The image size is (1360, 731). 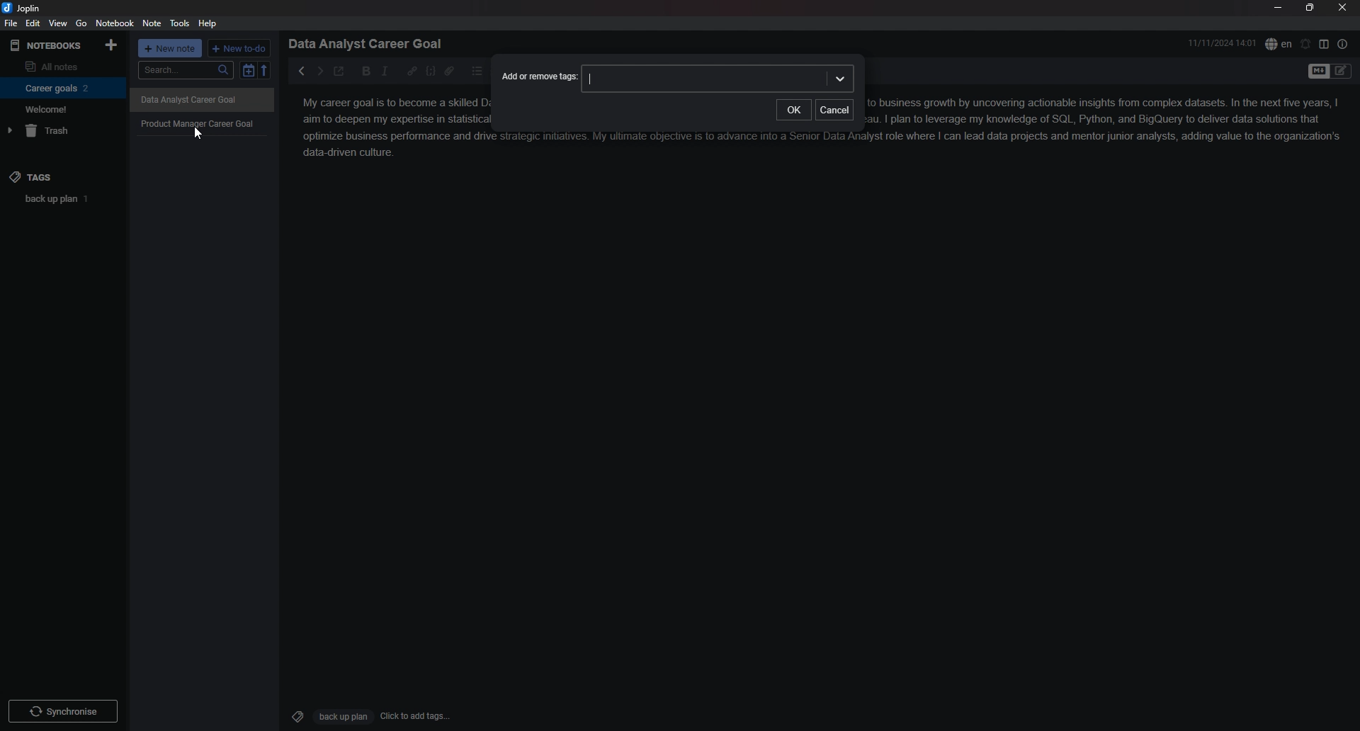 What do you see at coordinates (1342, 7) in the screenshot?
I see `close` at bounding box center [1342, 7].